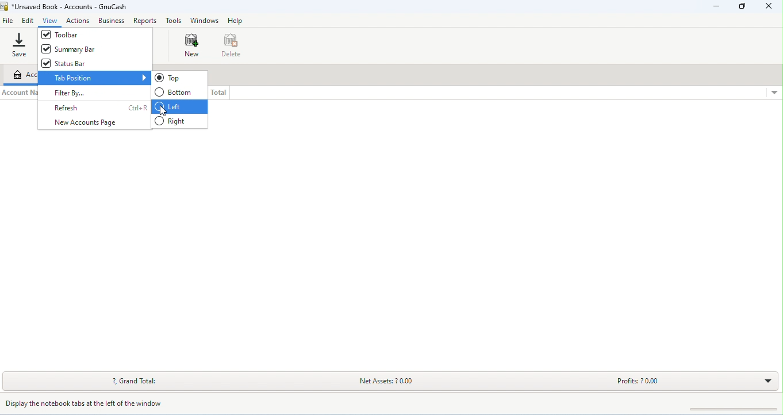  Describe the element at coordinates (8, 21) in the screenshot. I see `file` at that location.